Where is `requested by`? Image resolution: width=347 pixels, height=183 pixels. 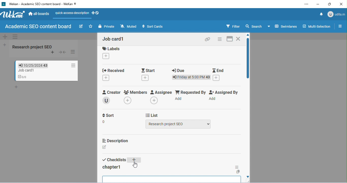
requested by is located at coordinates (191, 92).